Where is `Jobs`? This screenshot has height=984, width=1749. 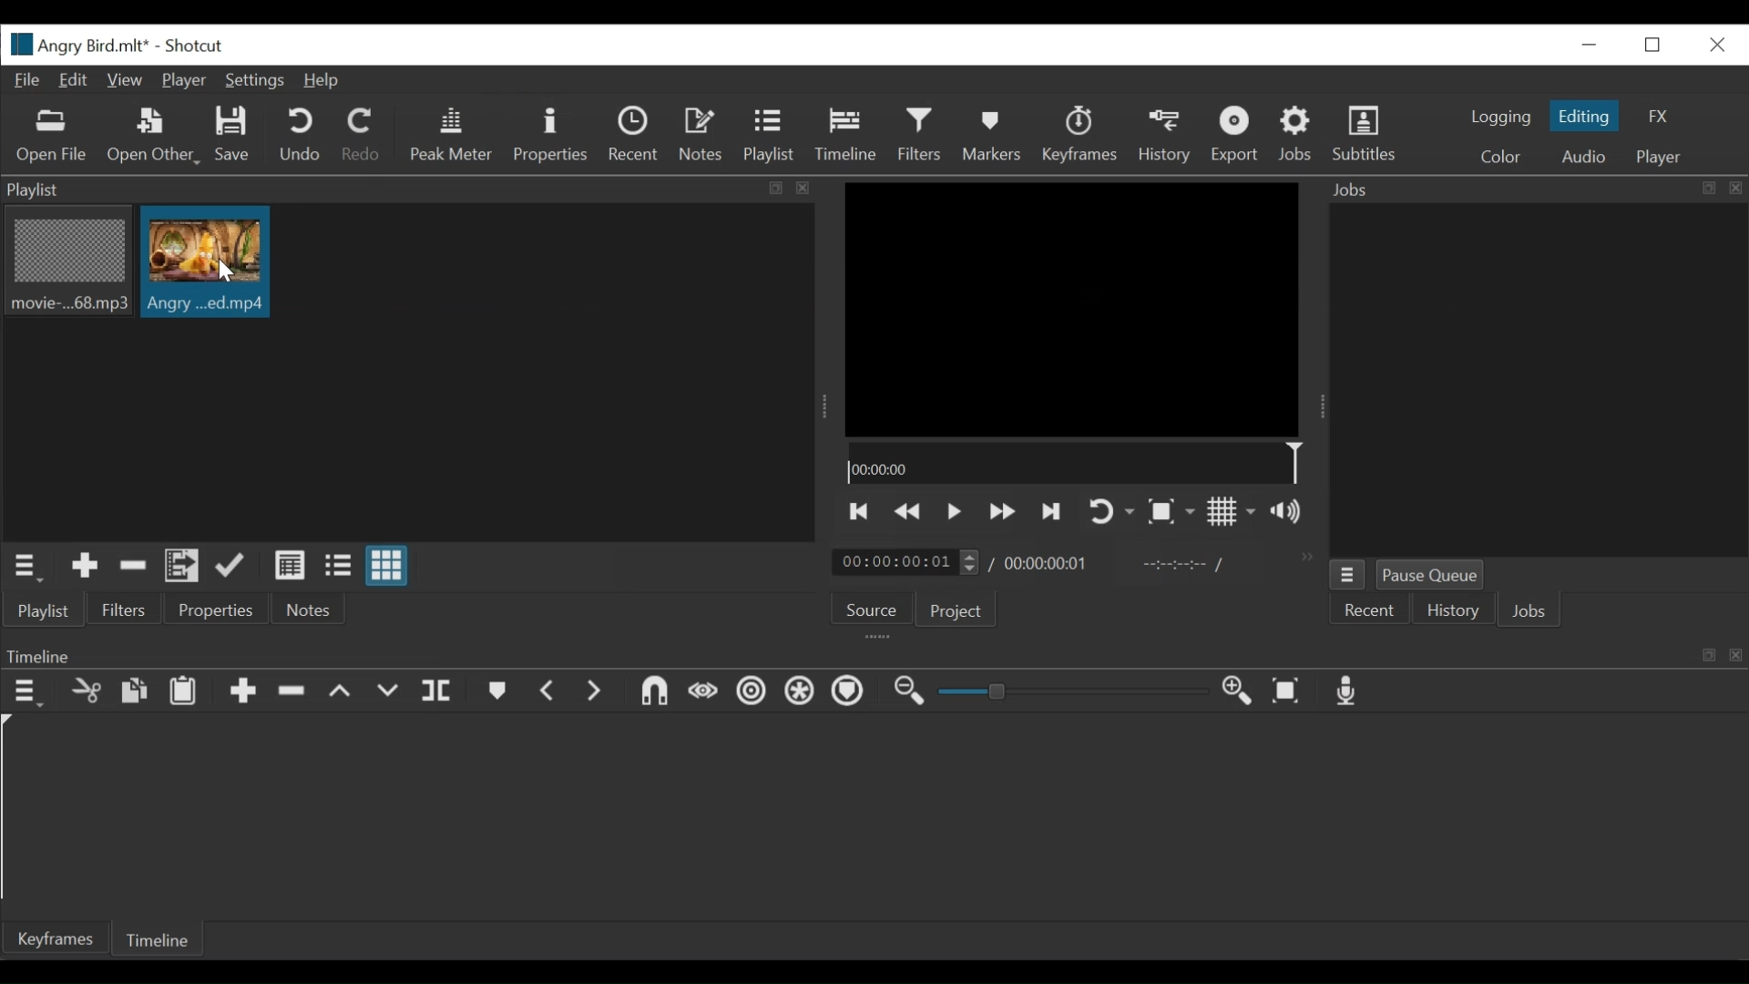 Jobs is located at coordinates (1532, 610).